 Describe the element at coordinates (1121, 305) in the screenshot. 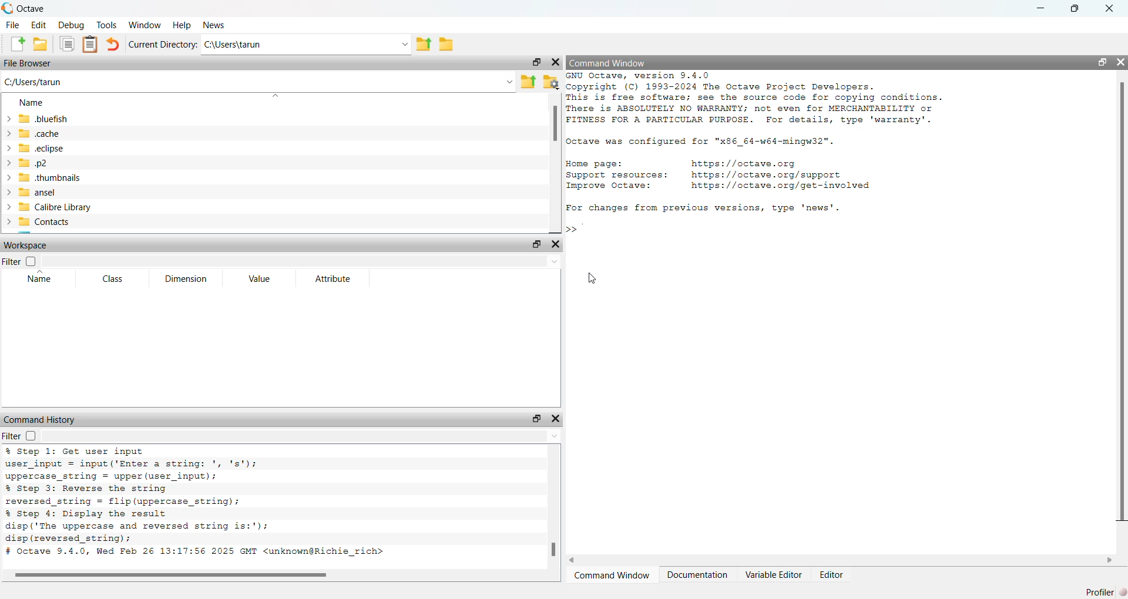

I see `scrollbar` at that location.